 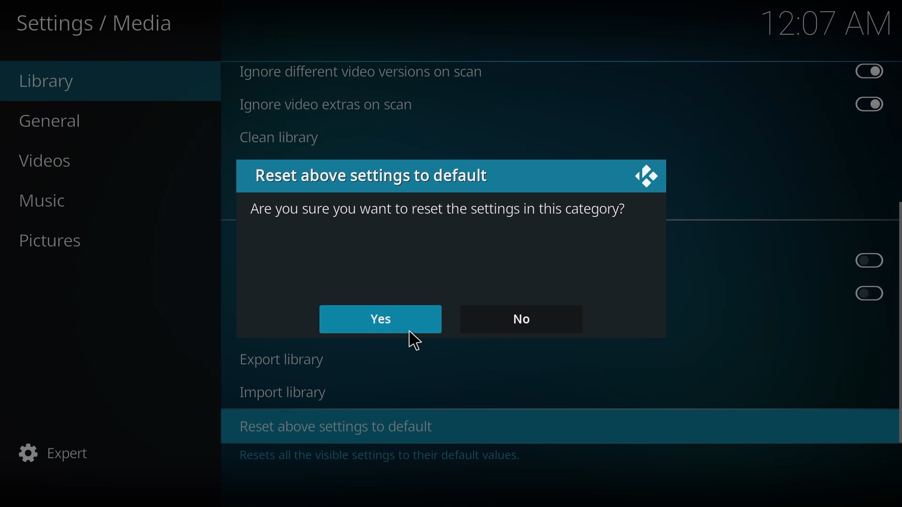 What do you see at coordinates (328, 105) in the screenshot?
I see `ignore` at bounding box center [328, 105].